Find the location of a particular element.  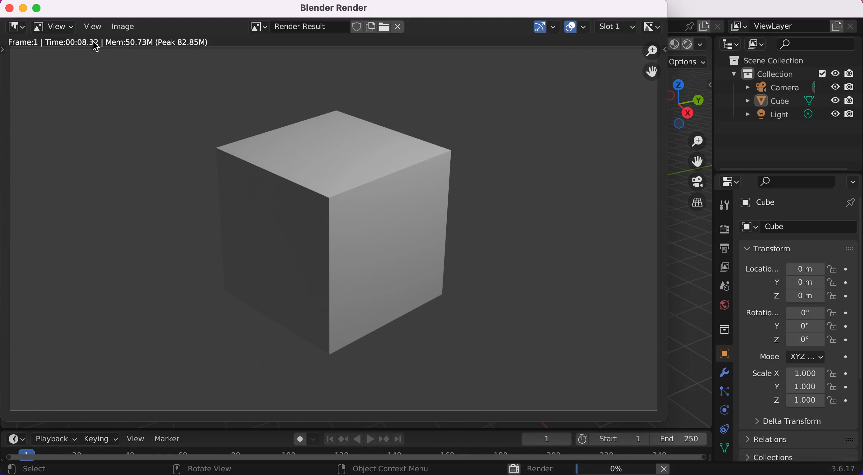

physics is located at coordinates (720, 411).